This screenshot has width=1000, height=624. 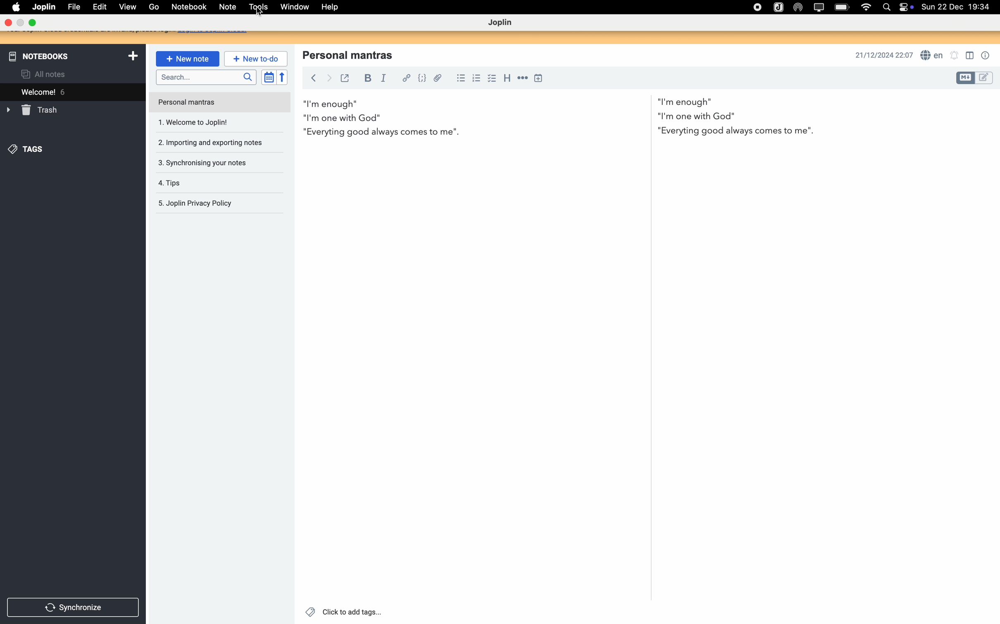 What do you see at coordinates (196, 203) in the screenshot?
I see `Joplin privacy policy` at bounding box center [196, 203].